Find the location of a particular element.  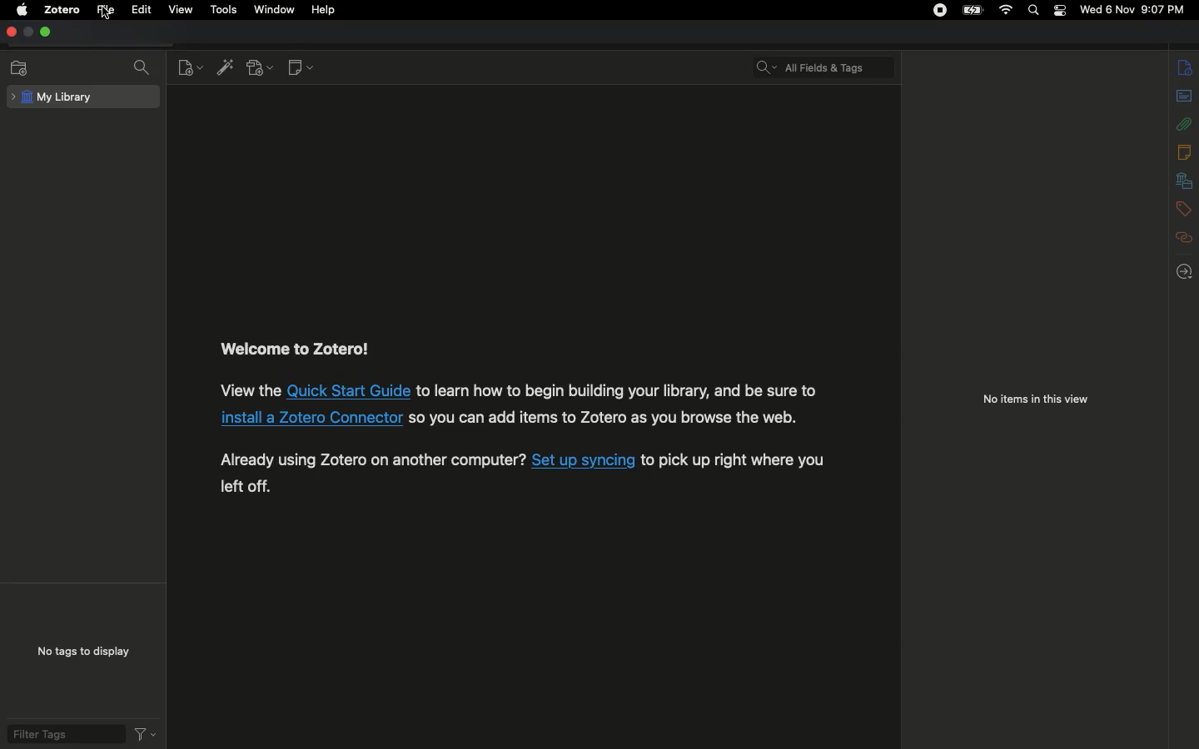

Charge is located at coordinates (969, 10).